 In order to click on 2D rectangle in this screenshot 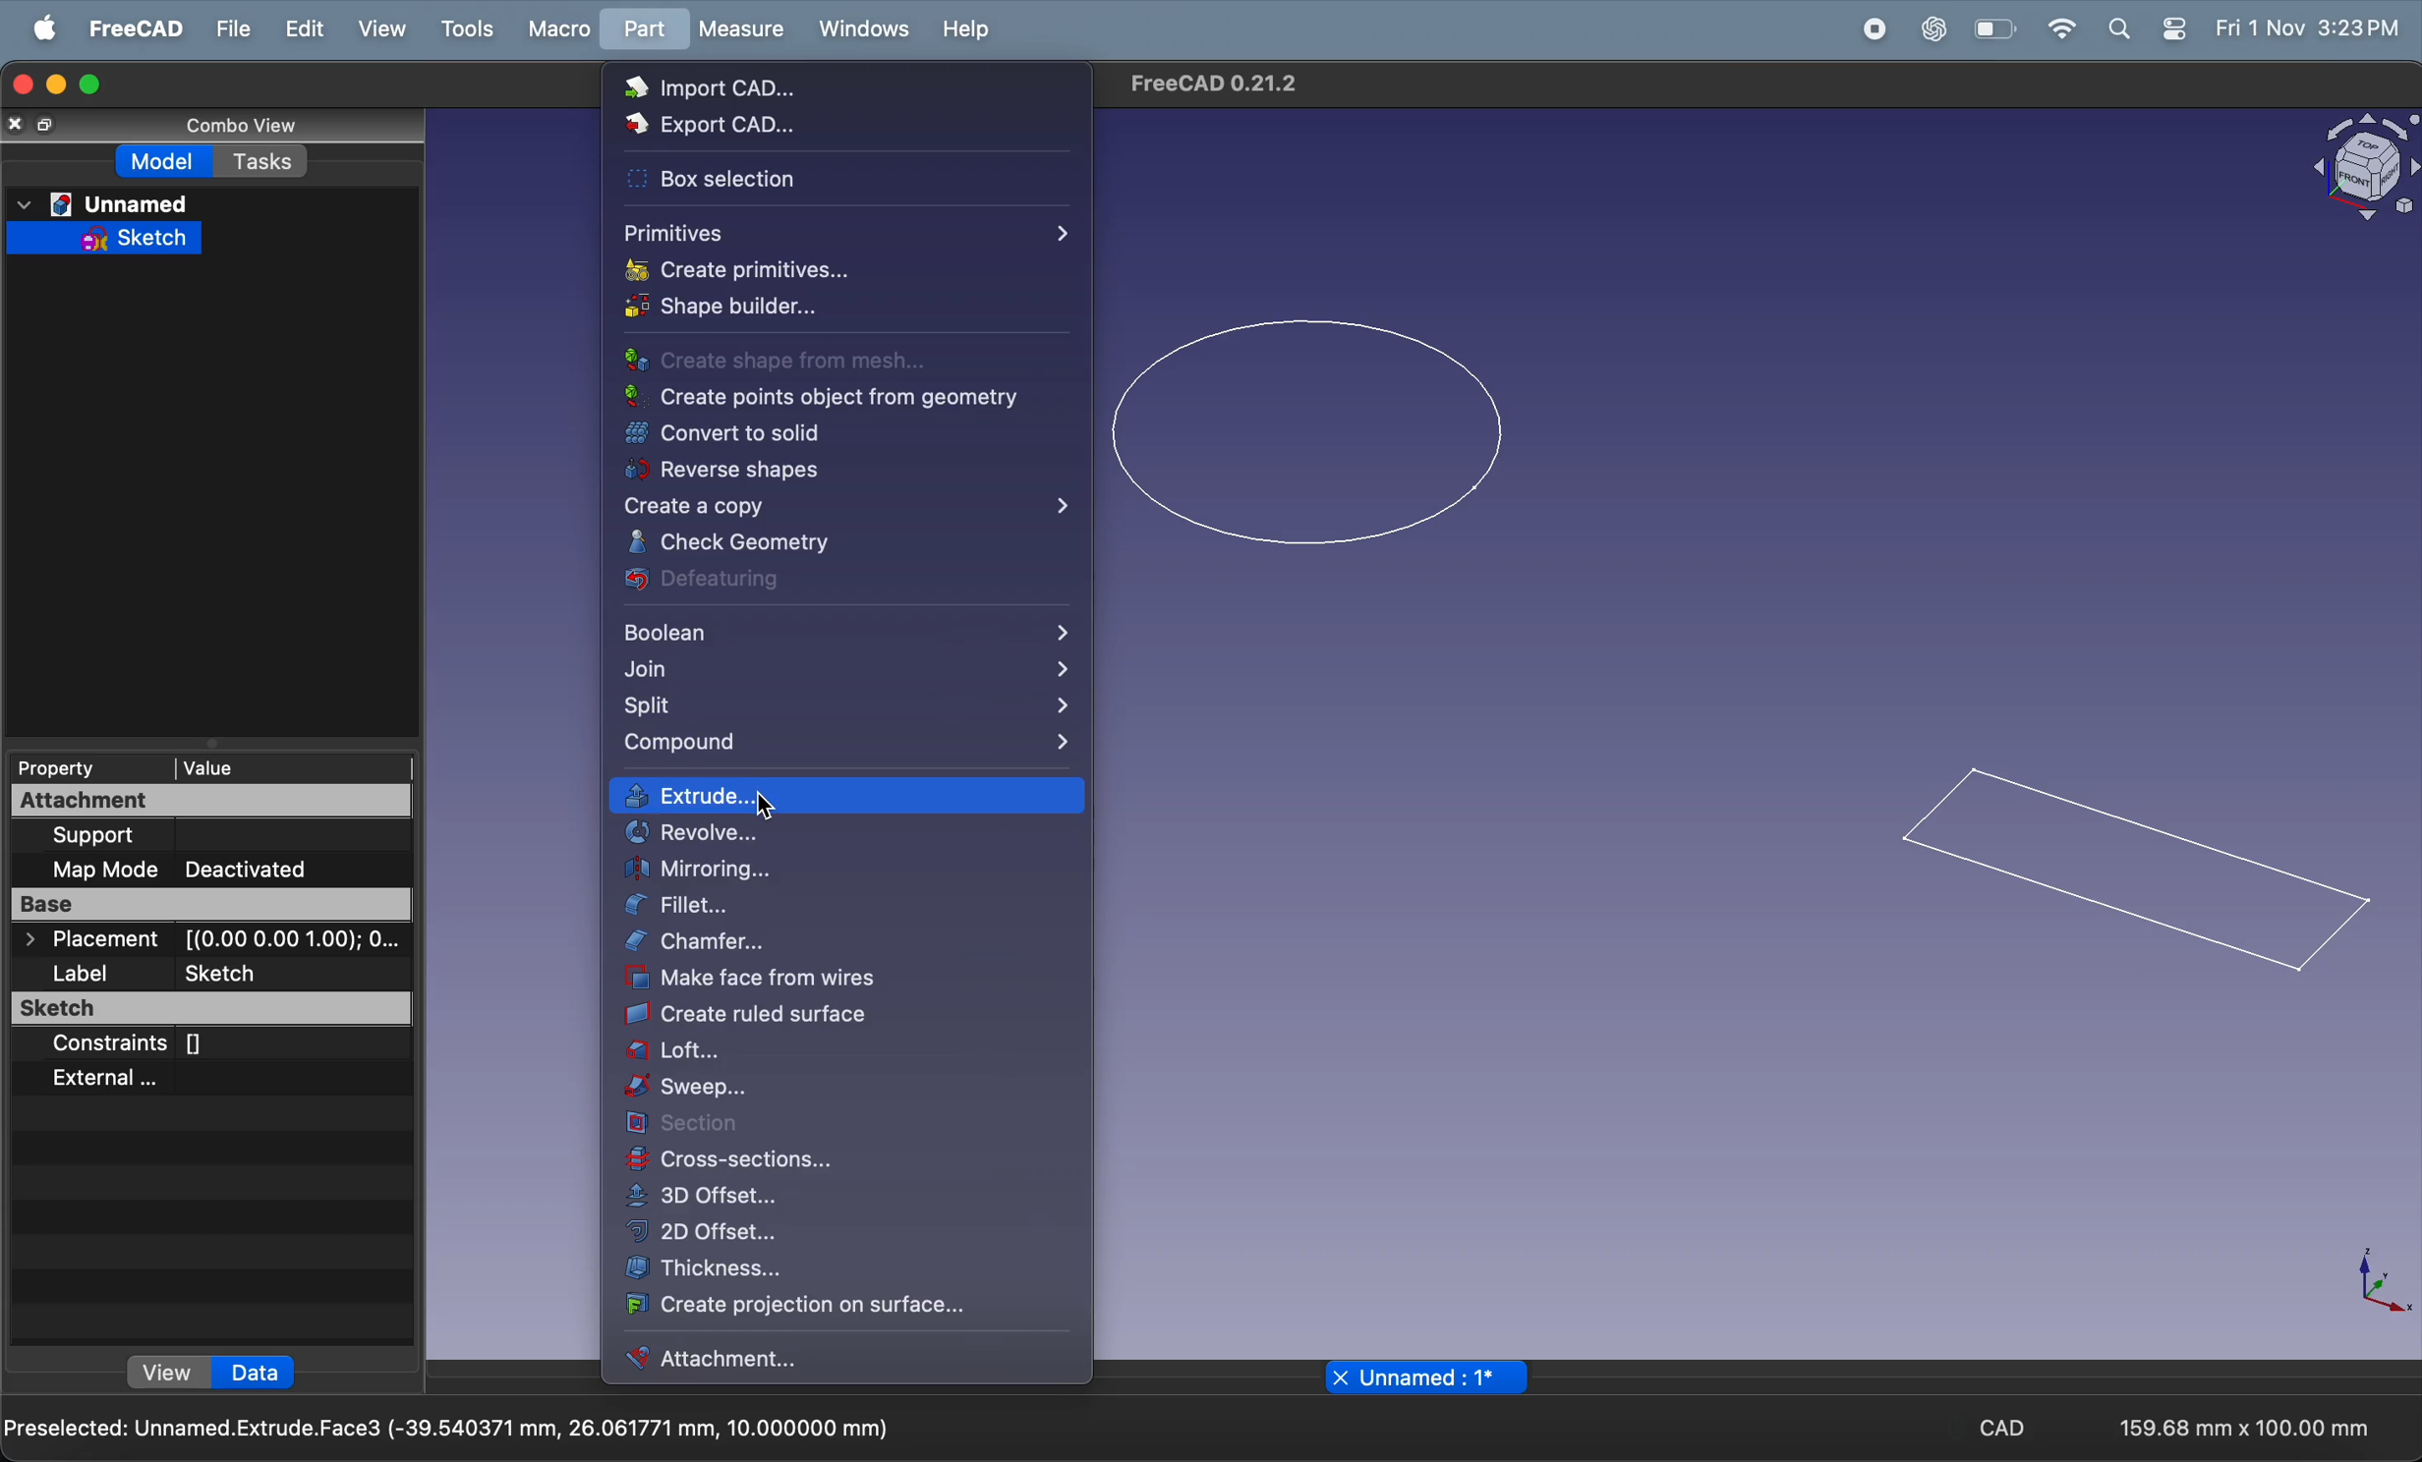, I will do `click(2135, 876)`.